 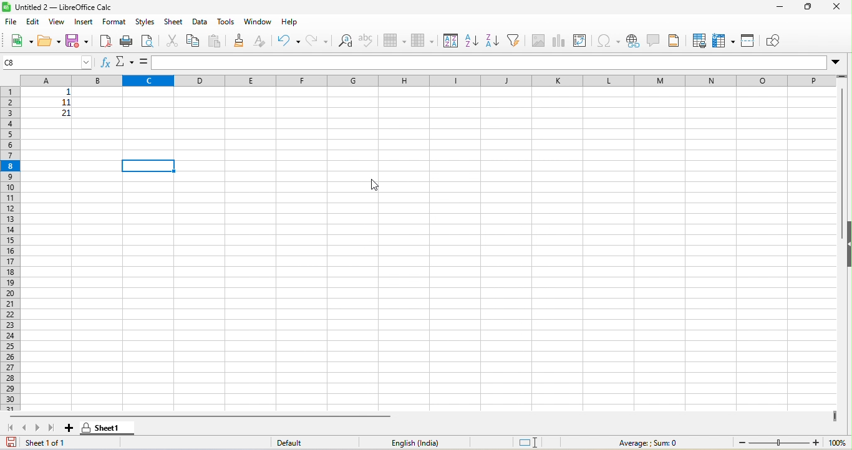 What do you see at coordinates (53, 428) in the screenshot?
I see `last sheet` at bounding box center [53, 428].